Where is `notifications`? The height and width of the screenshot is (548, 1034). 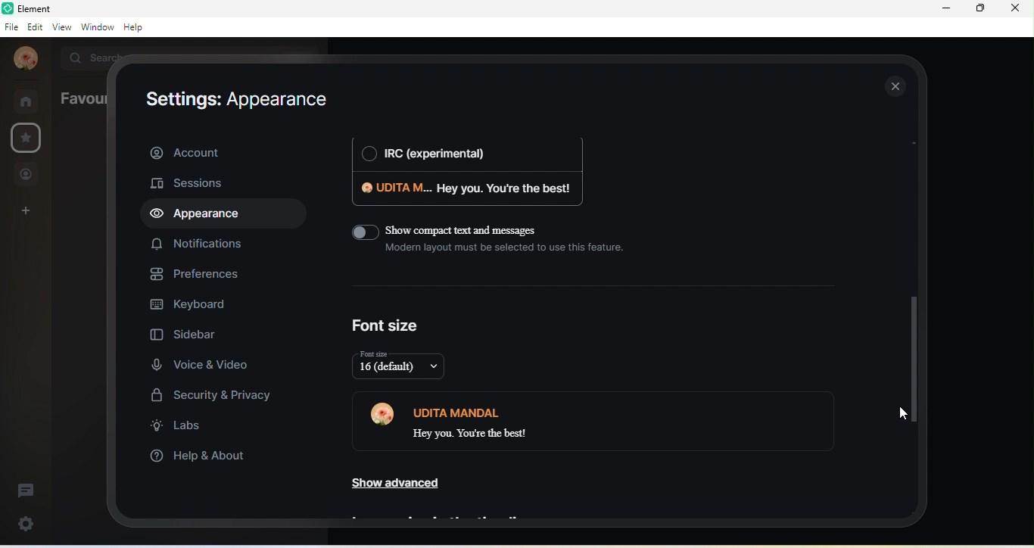
notifications is located at coordinates (197, 246).